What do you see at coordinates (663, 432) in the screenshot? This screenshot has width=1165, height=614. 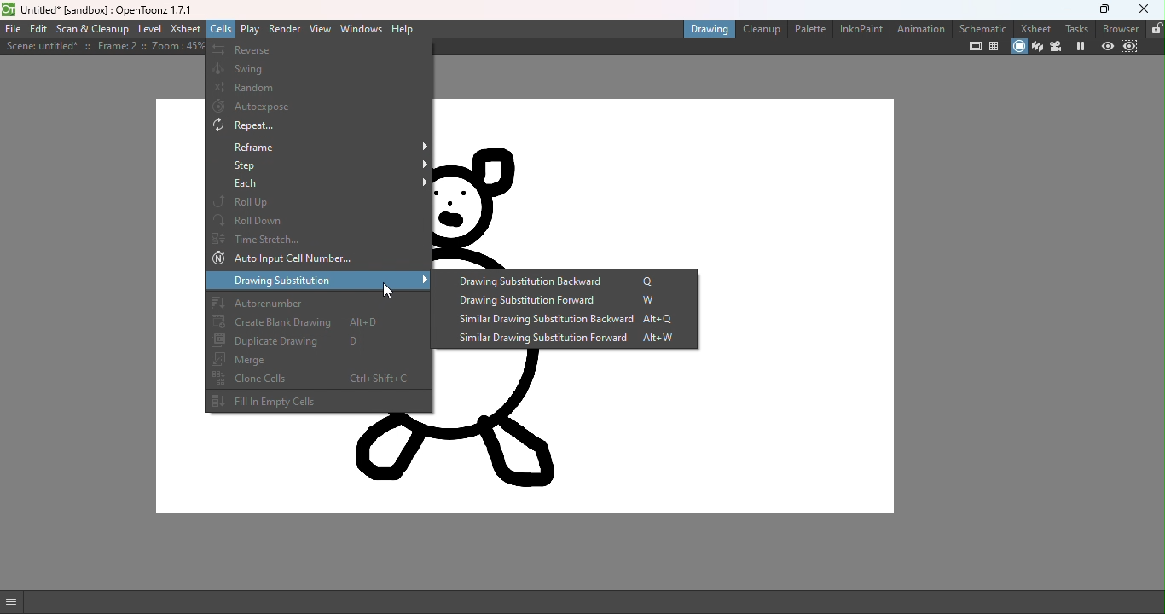 I see `canvas` at bounding box center [663, 432].